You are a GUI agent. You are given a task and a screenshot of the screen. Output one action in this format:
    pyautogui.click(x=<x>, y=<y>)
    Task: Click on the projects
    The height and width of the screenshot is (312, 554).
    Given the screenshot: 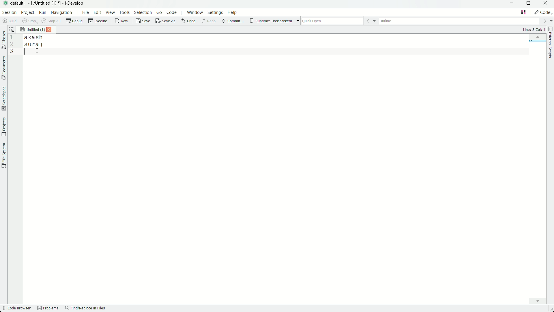 What is the action you would take?
    pyautogui.click(x=4, y=127)
    